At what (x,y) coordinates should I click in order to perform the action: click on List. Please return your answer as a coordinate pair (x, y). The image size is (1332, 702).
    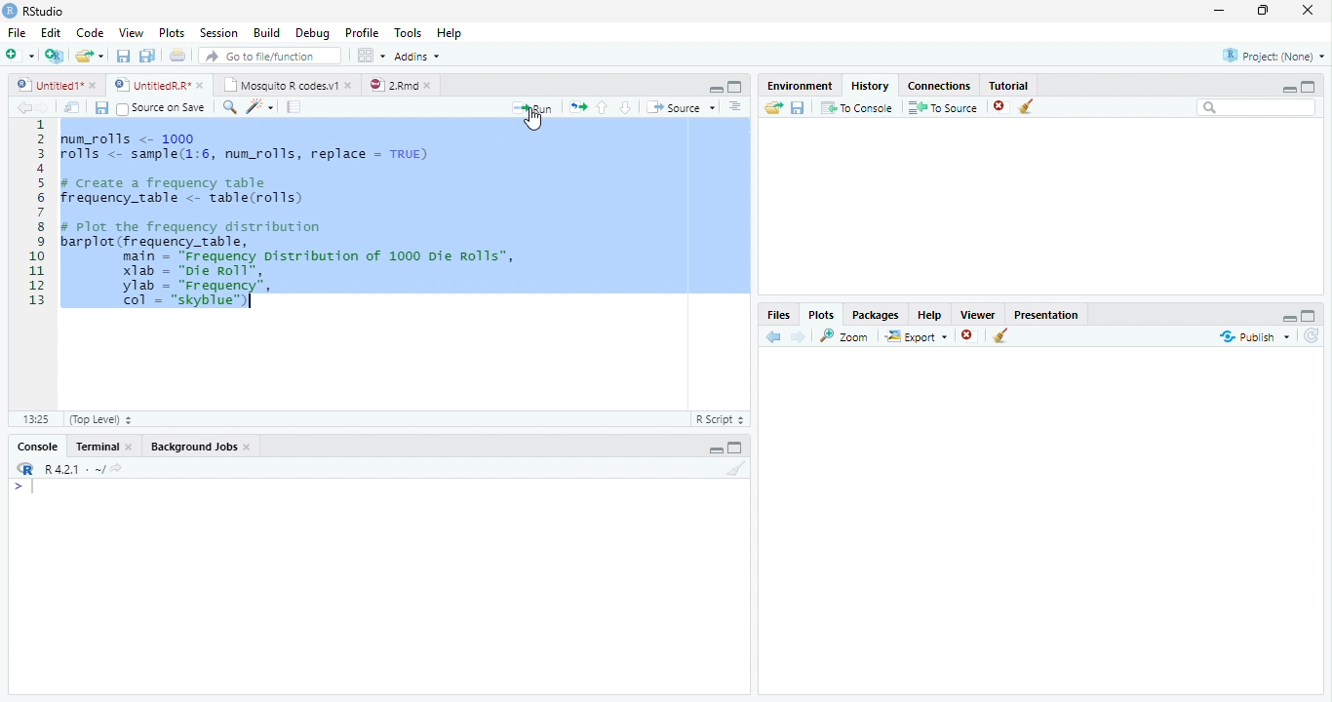
    Looking at the image, I should click on (737, 108).